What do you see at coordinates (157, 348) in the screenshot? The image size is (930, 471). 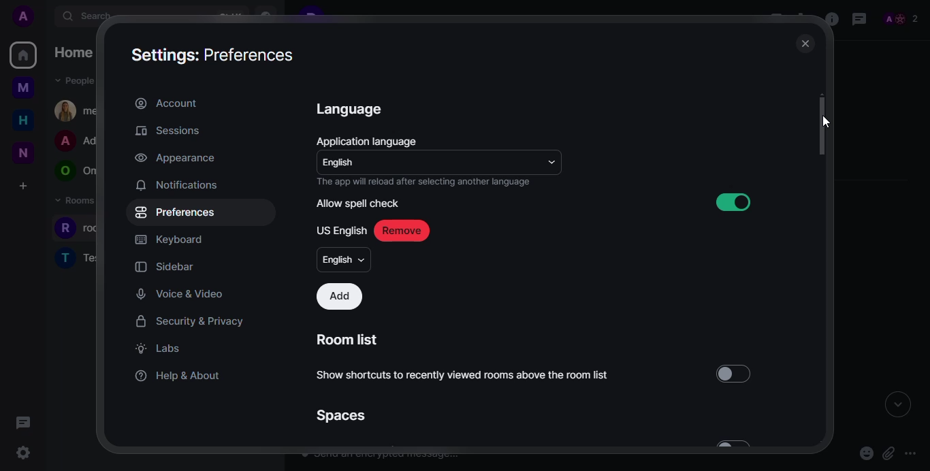 I see `labs` at bounding box center [157, 348].